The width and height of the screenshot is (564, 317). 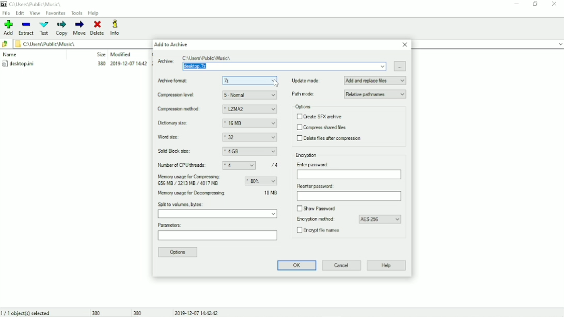 I want to click on Copy, so click(x=62, y=28).